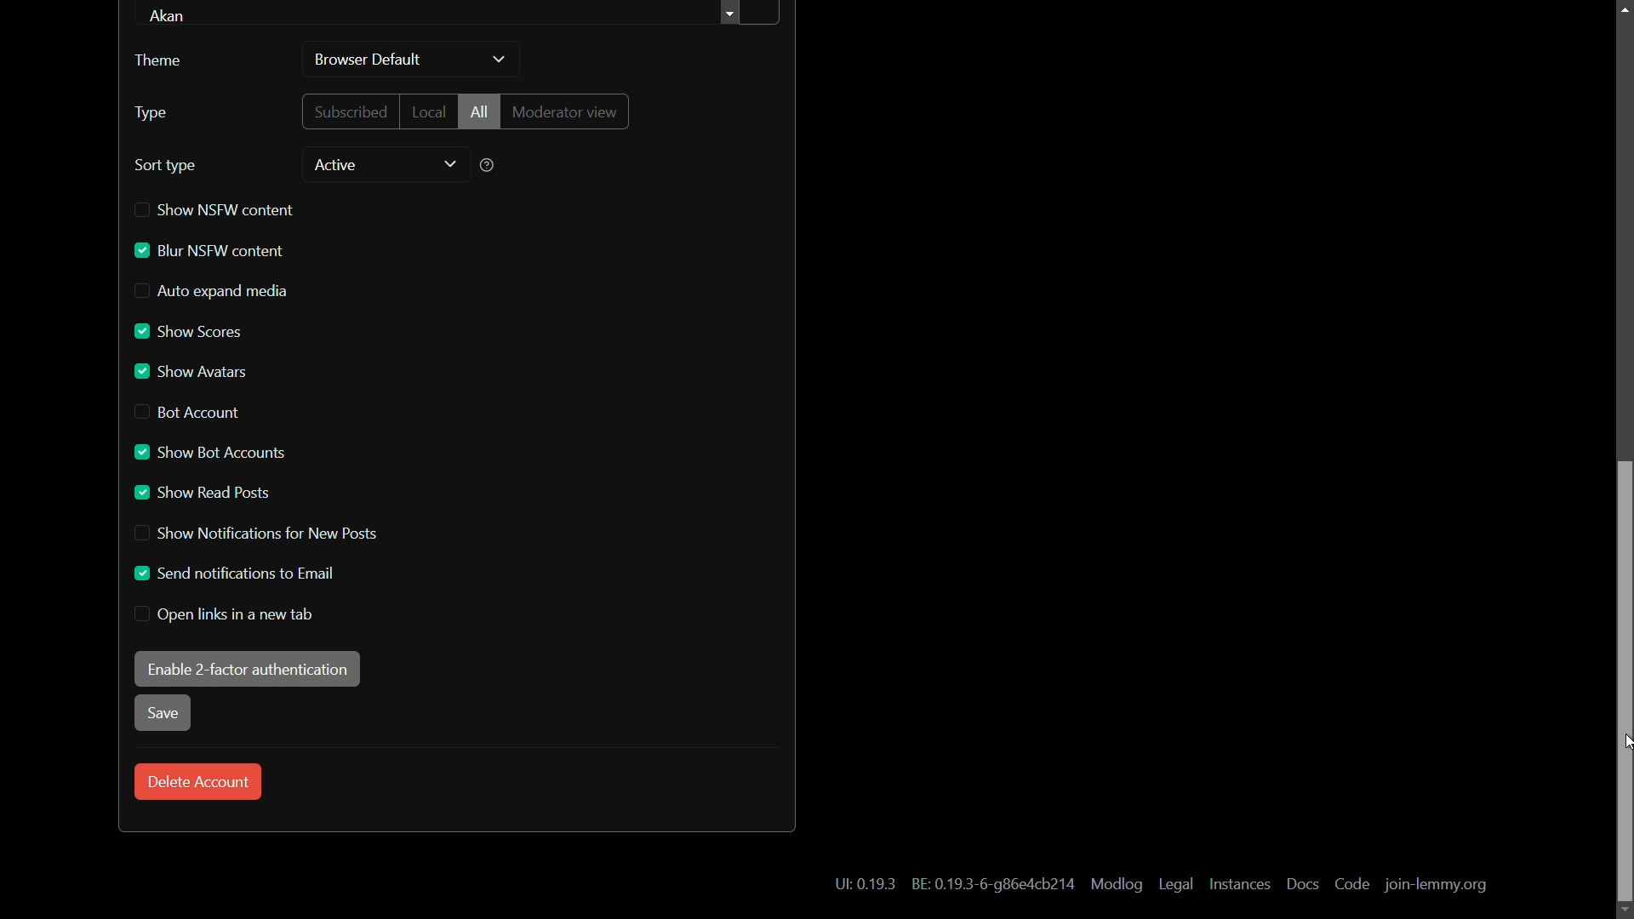  What do you see at coordinates (190, 412) in the screenshot?
I see `bot account` at bounding box center [190, 412].